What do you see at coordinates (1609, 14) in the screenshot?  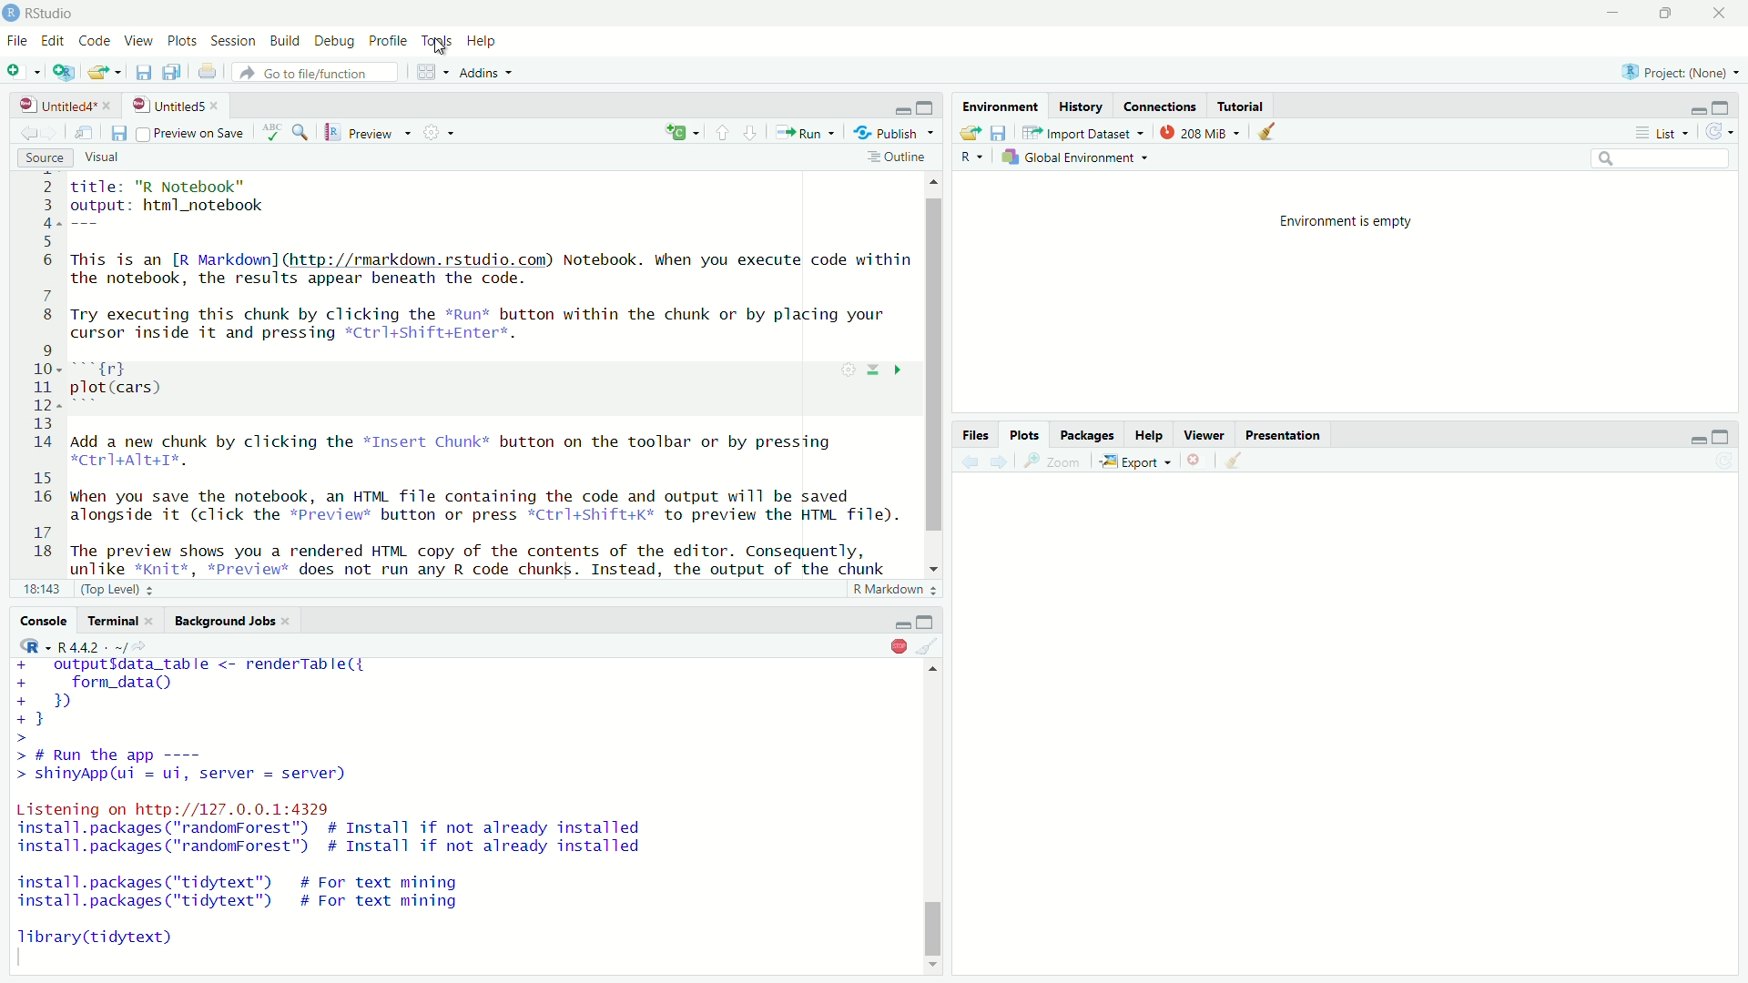 I see `minimise` at bounding box center [1609, 14].